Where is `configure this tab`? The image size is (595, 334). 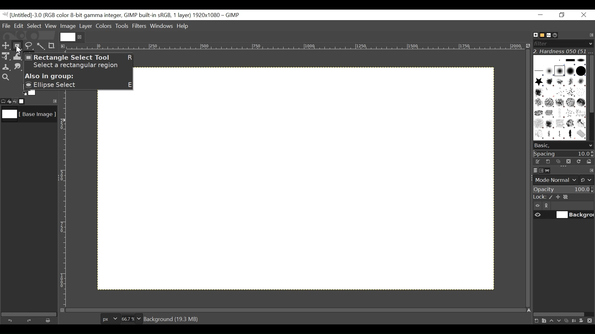 configure this tab is located at coordinates (591, 171).